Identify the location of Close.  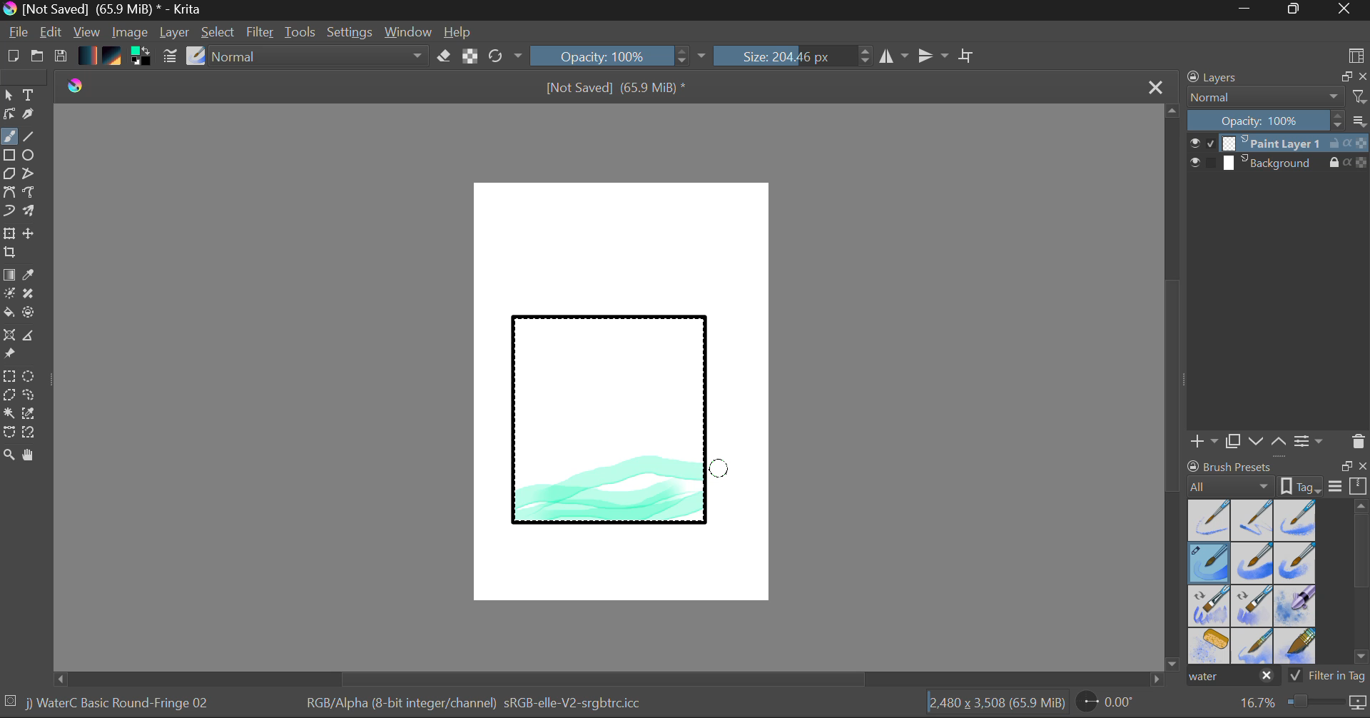
(1157, 86).